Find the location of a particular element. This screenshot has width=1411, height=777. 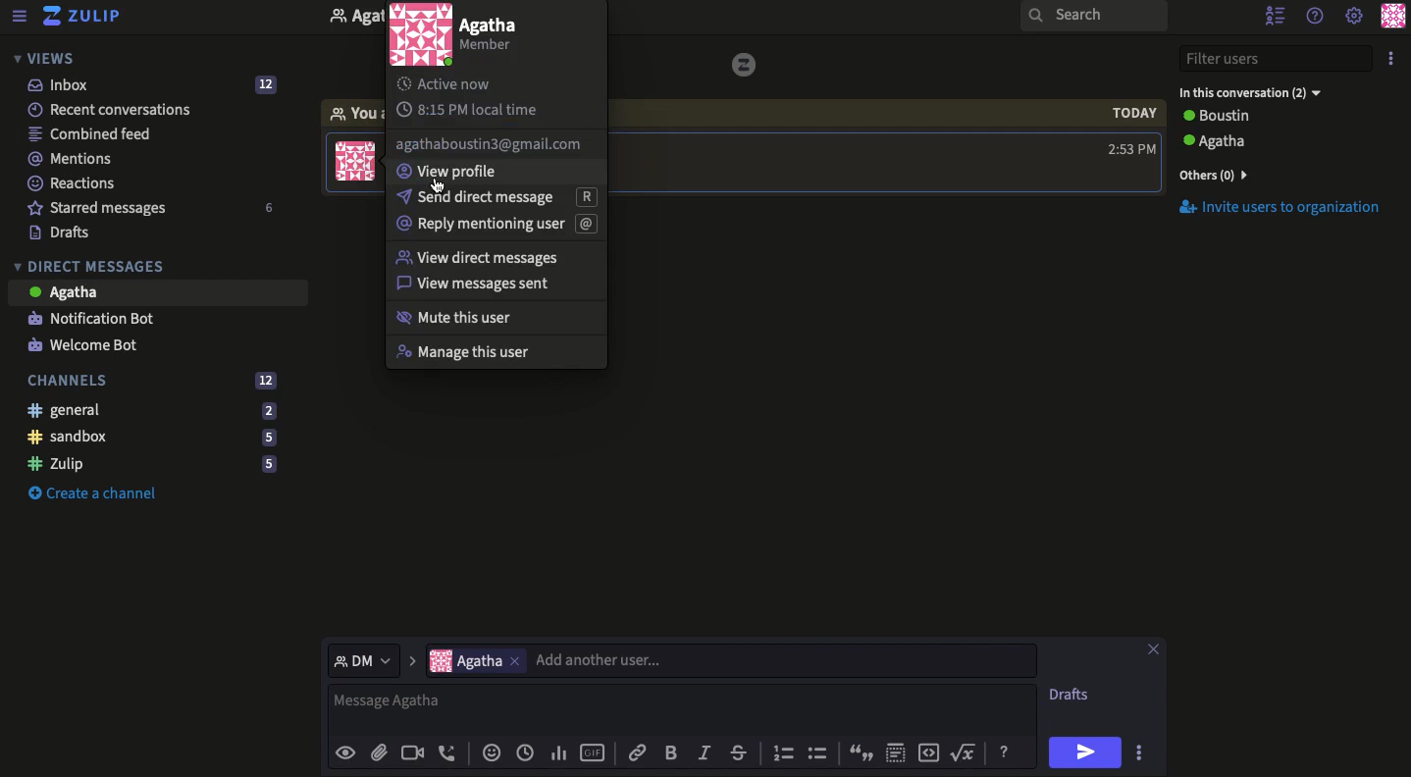

Create a channel is located at coordinates (98, 492).